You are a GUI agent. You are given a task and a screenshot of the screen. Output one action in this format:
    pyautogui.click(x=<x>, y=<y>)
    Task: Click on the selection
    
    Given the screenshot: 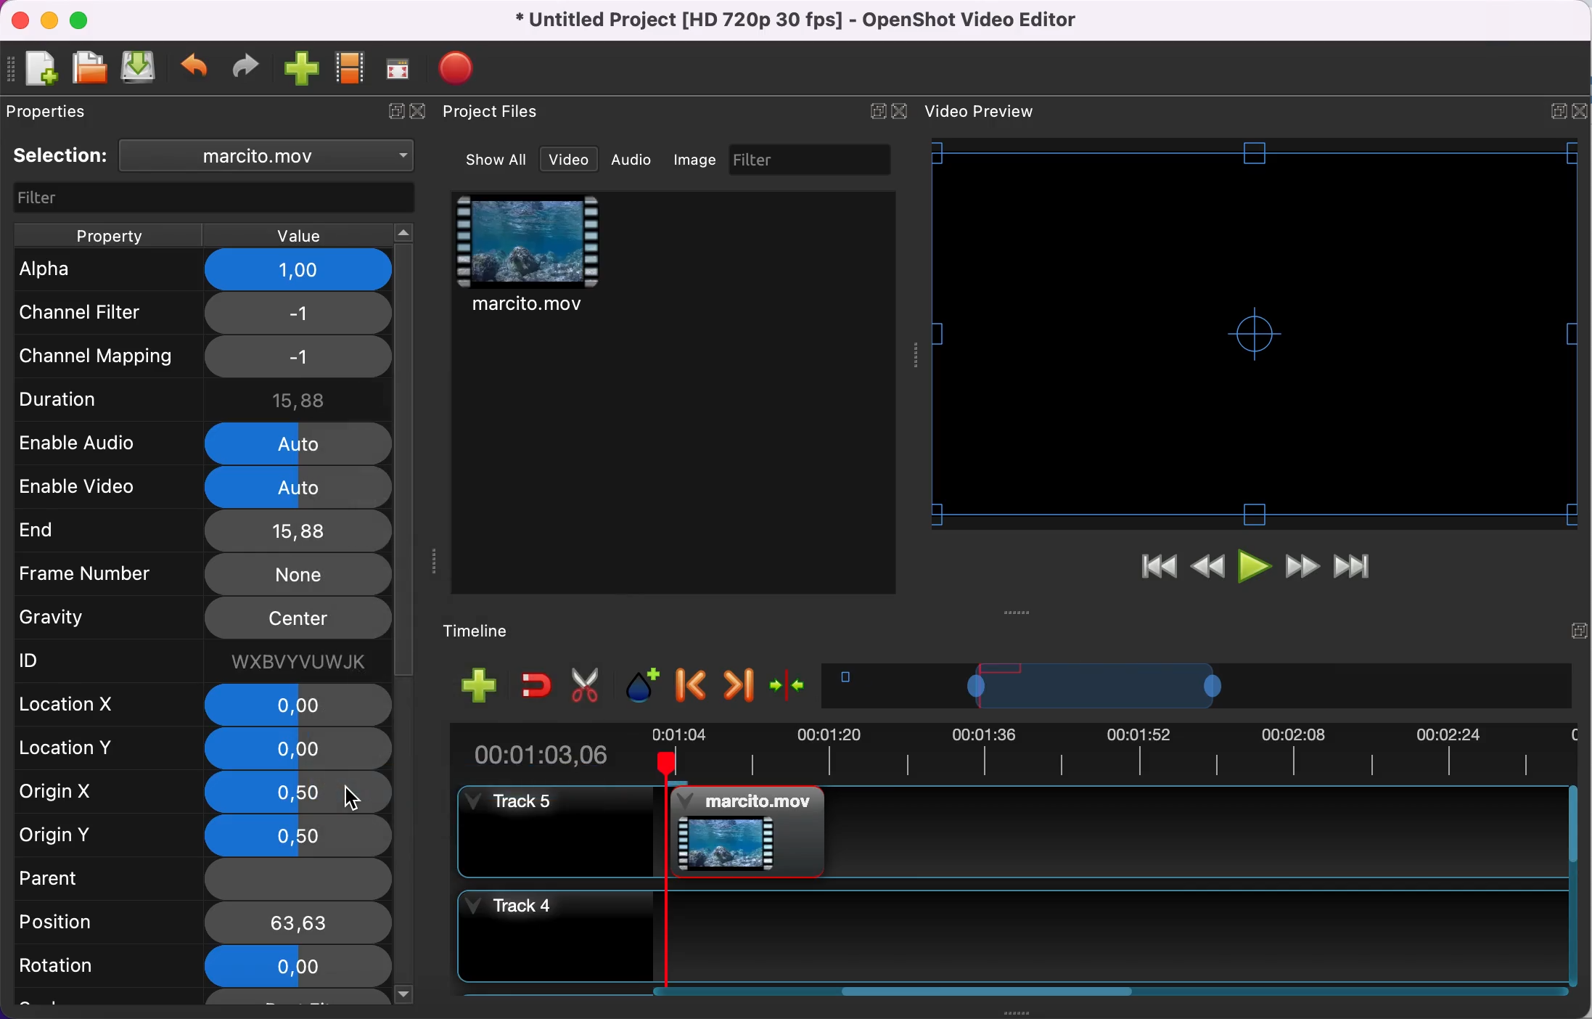 What is the action you would take?
    pyautogui.click(x=61, y=155)
    